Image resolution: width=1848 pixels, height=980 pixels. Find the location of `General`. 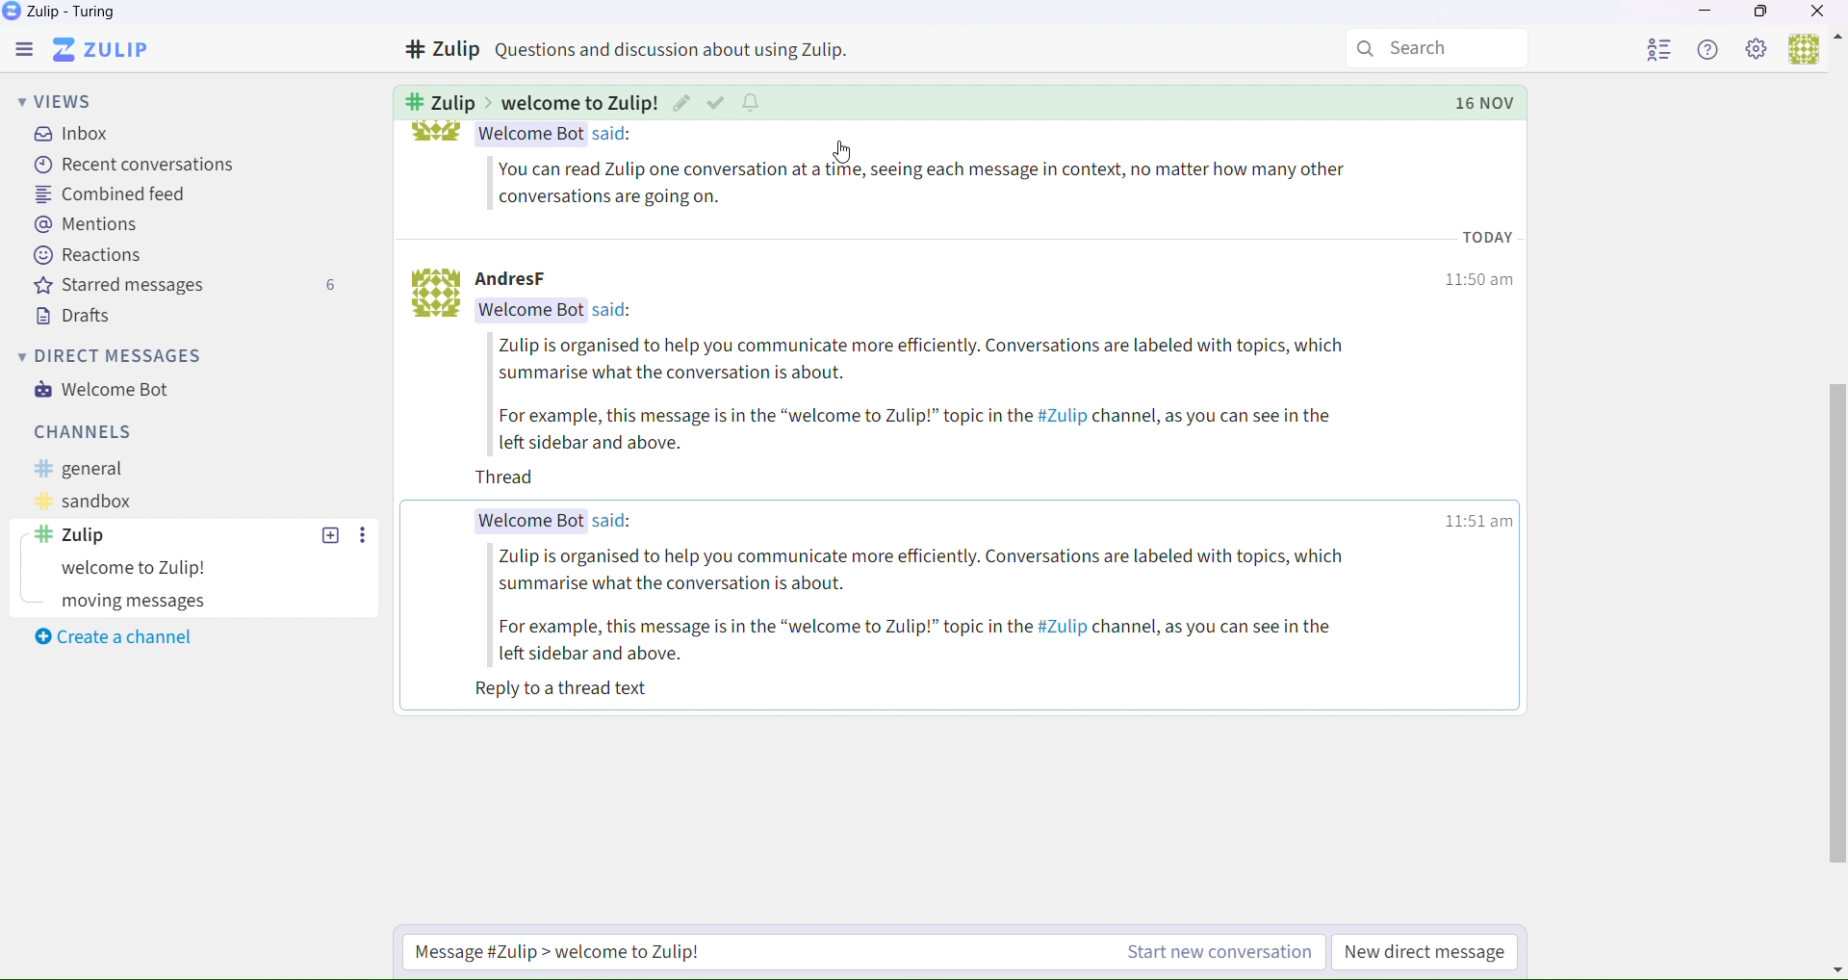

General is located at coordinates (96, 469).